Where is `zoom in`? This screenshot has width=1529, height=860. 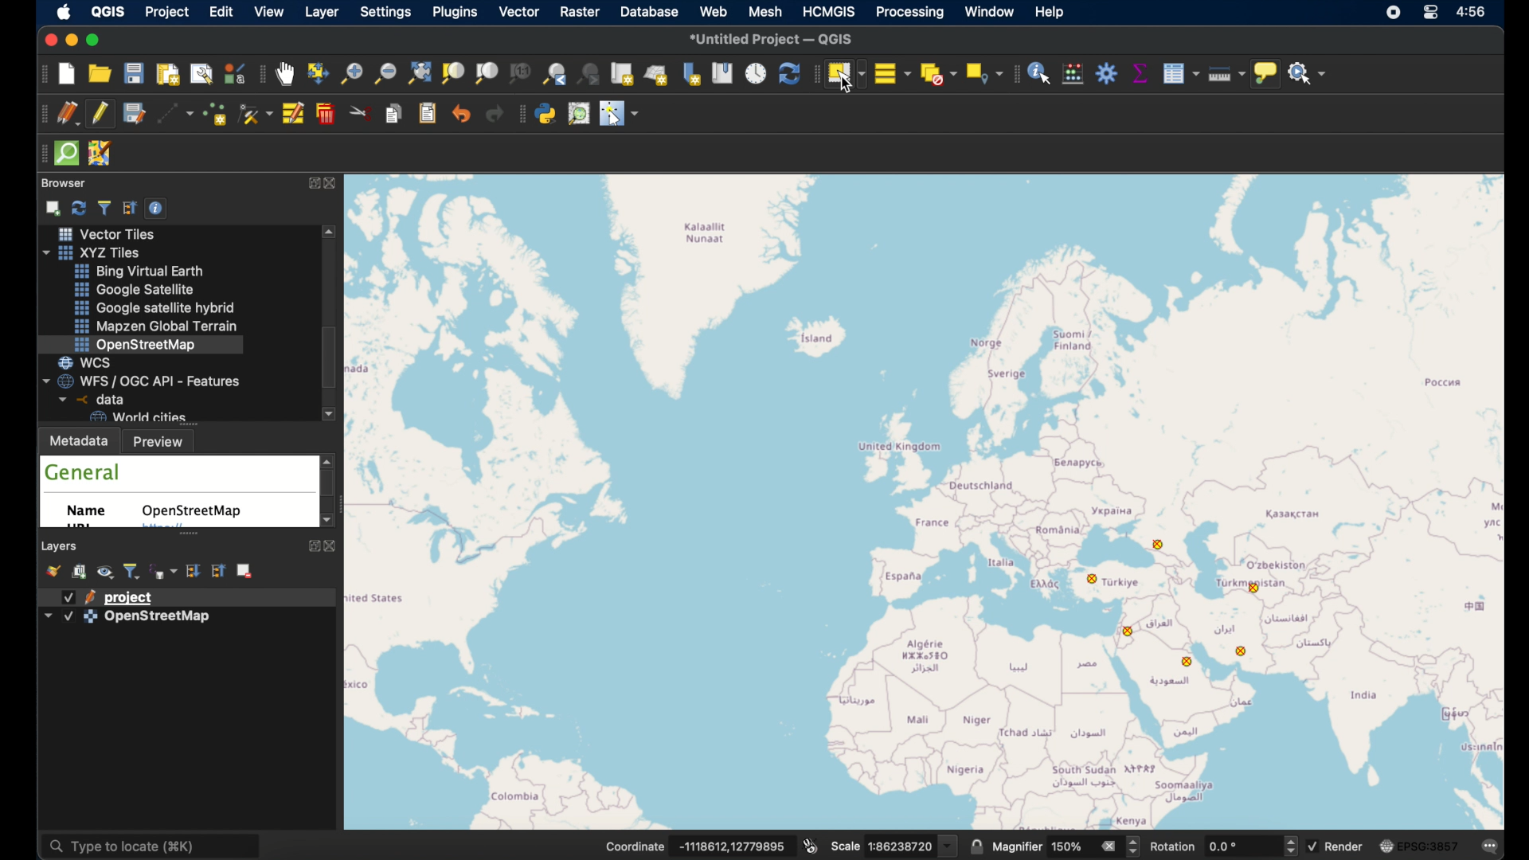 zoom in is located at coordinates (350, 78).